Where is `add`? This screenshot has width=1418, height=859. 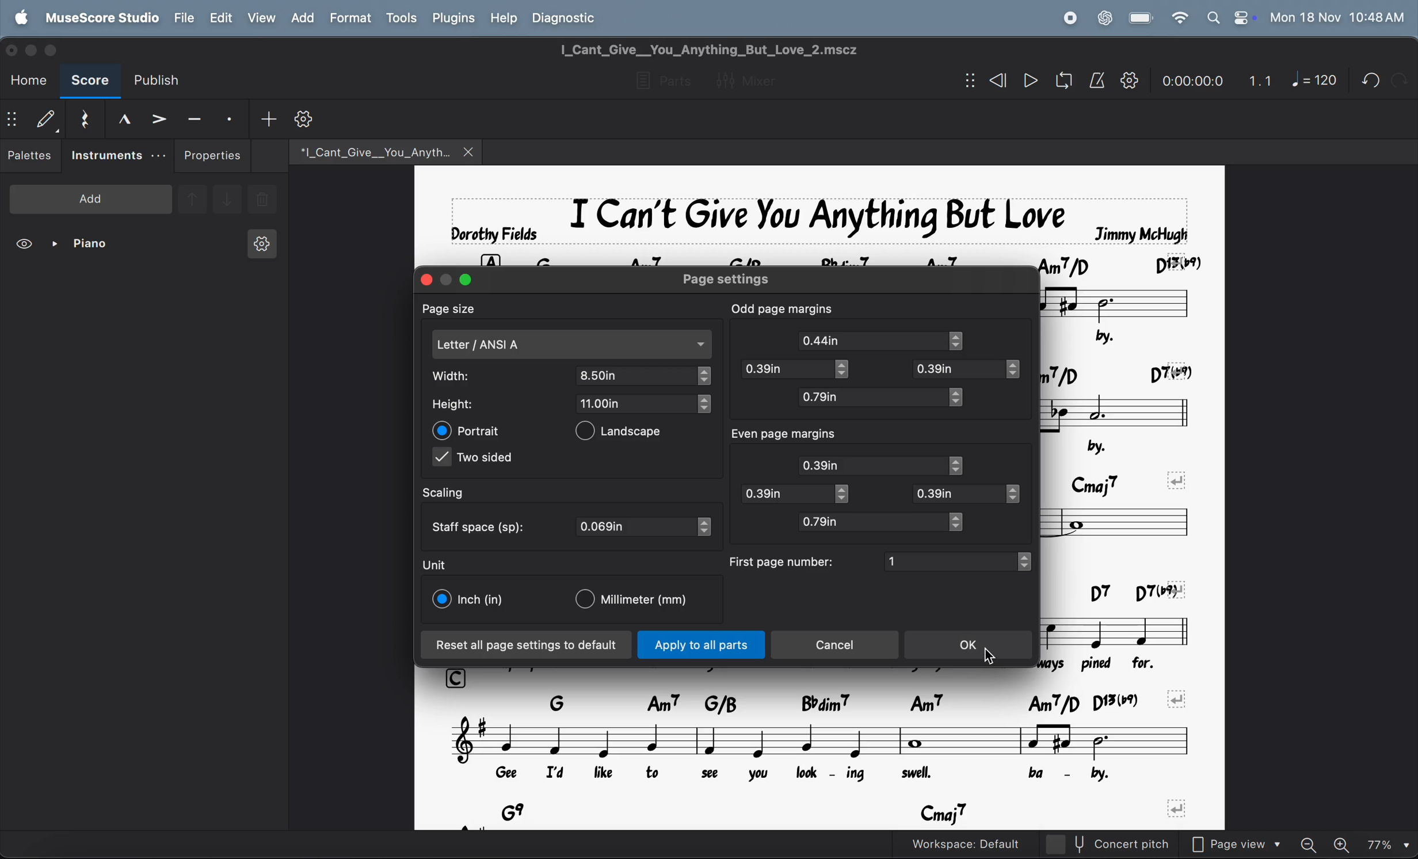 add is located at coordinates (91, 198).